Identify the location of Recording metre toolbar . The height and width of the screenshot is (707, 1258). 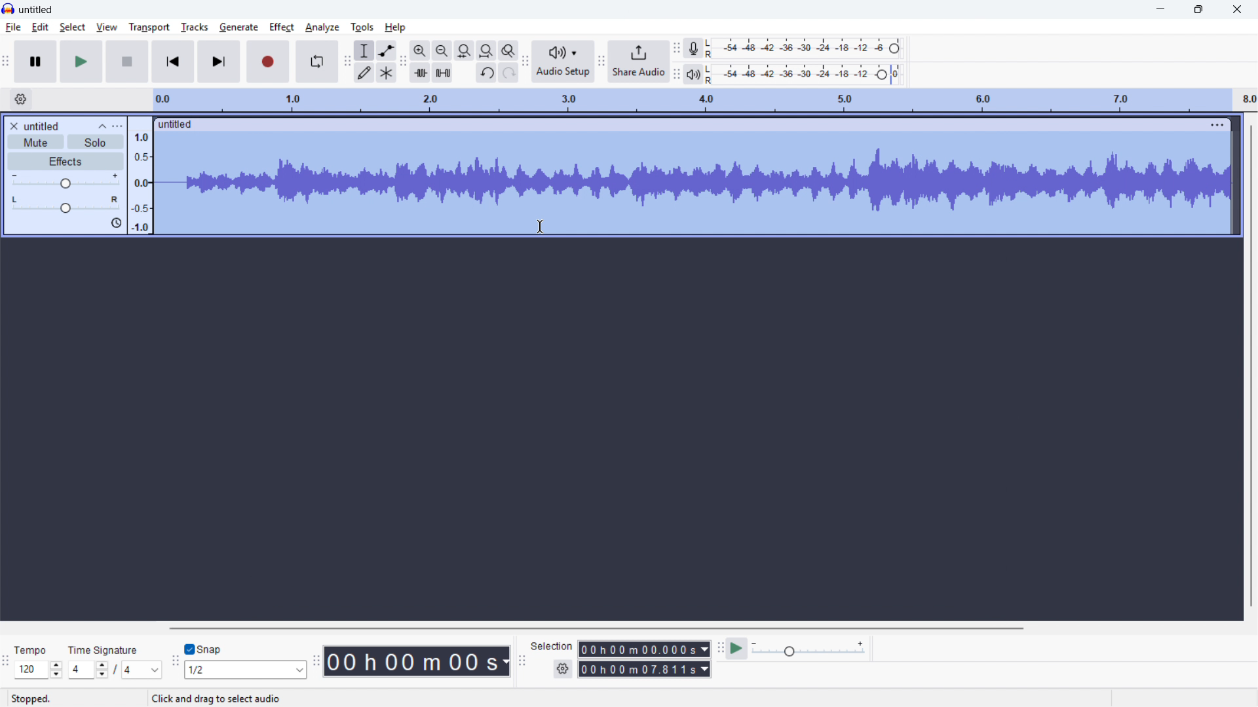
(676, 47).